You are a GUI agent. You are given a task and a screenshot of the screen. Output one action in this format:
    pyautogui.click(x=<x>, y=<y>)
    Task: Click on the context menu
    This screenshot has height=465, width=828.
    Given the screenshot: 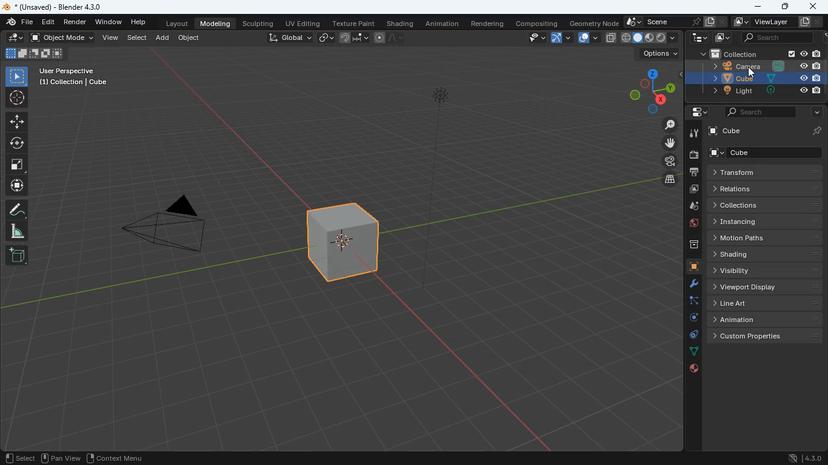 What is the action you would take?
    pyautogui.click(x=121, y=458)
    